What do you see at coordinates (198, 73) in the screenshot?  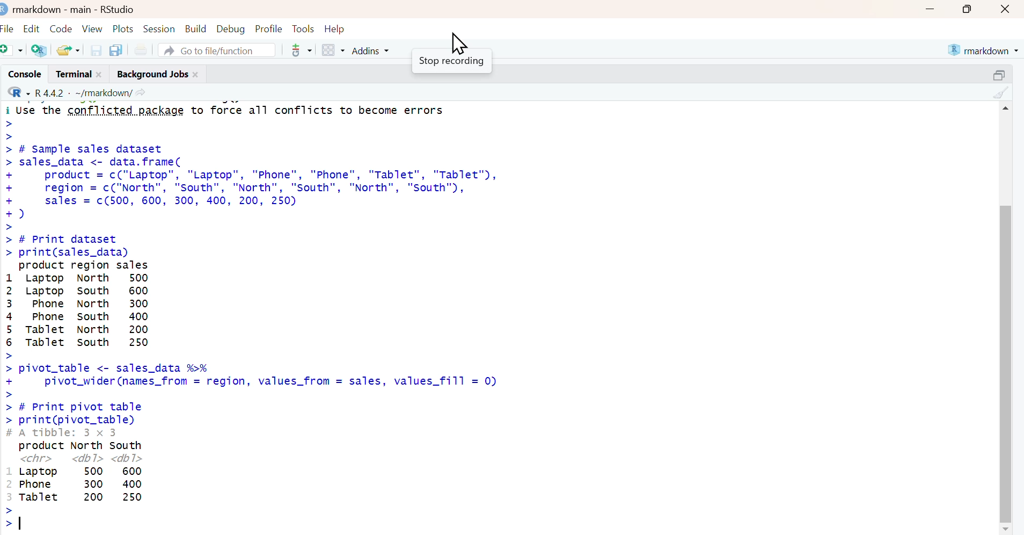 I see `close` at bounding box center [198, 73].